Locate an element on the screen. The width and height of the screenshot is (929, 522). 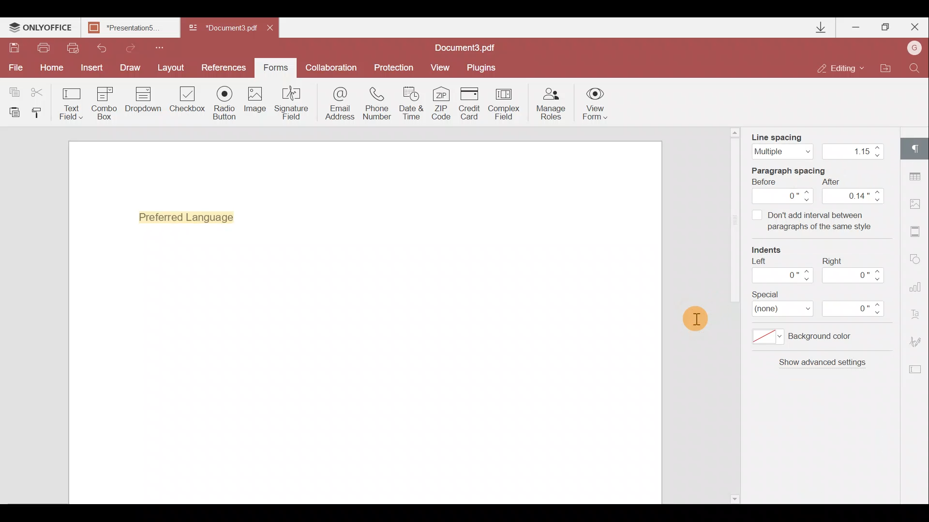
Print file is located at coordinates (45, 48).